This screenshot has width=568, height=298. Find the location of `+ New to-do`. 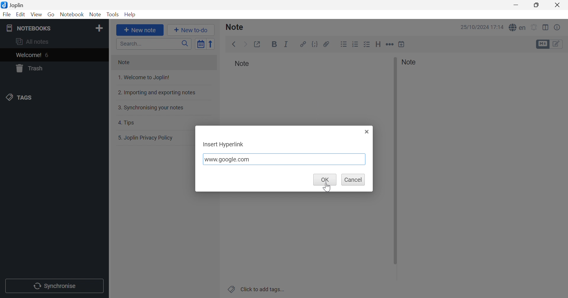

+ New to-do is located at coordinates (191, 30).